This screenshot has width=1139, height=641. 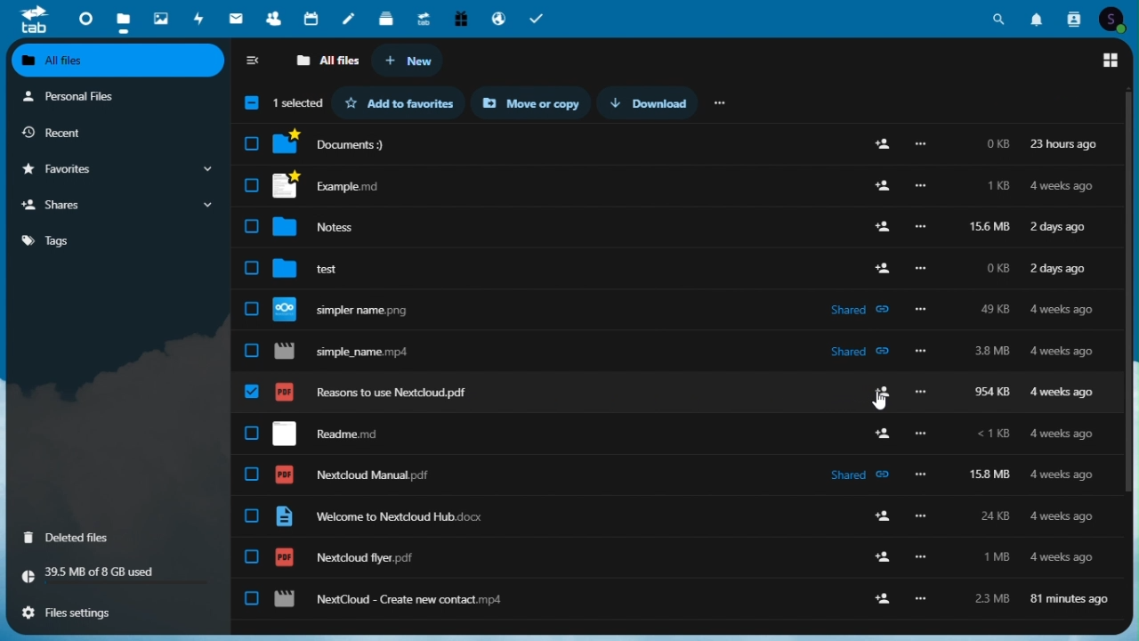 What do you see at coordinates (376, 392) in the screenshot?
I see `reasons to use nextcloud.pdf` at bounding box center [376, 392].